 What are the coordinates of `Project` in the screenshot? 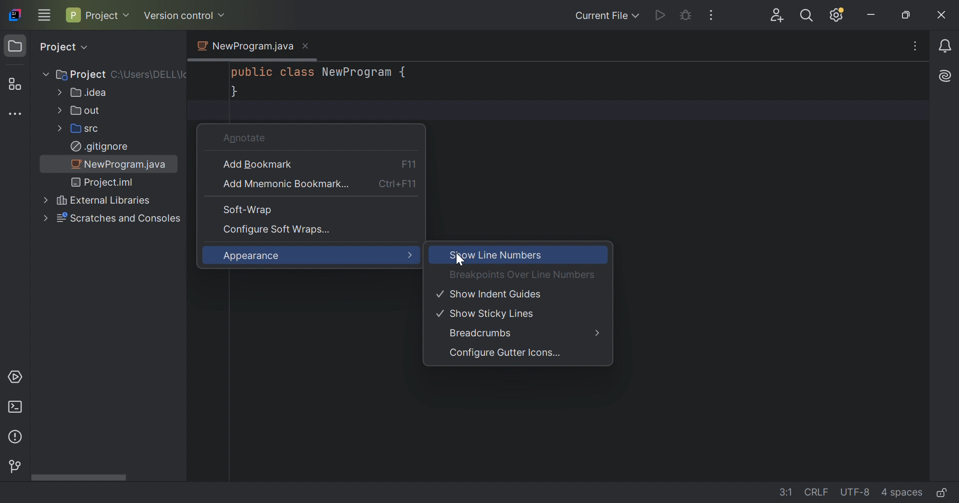 It's located at (56, 47).